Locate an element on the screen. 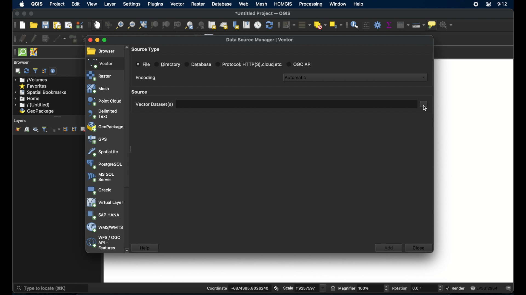  close is located at coordinates (419, 249).